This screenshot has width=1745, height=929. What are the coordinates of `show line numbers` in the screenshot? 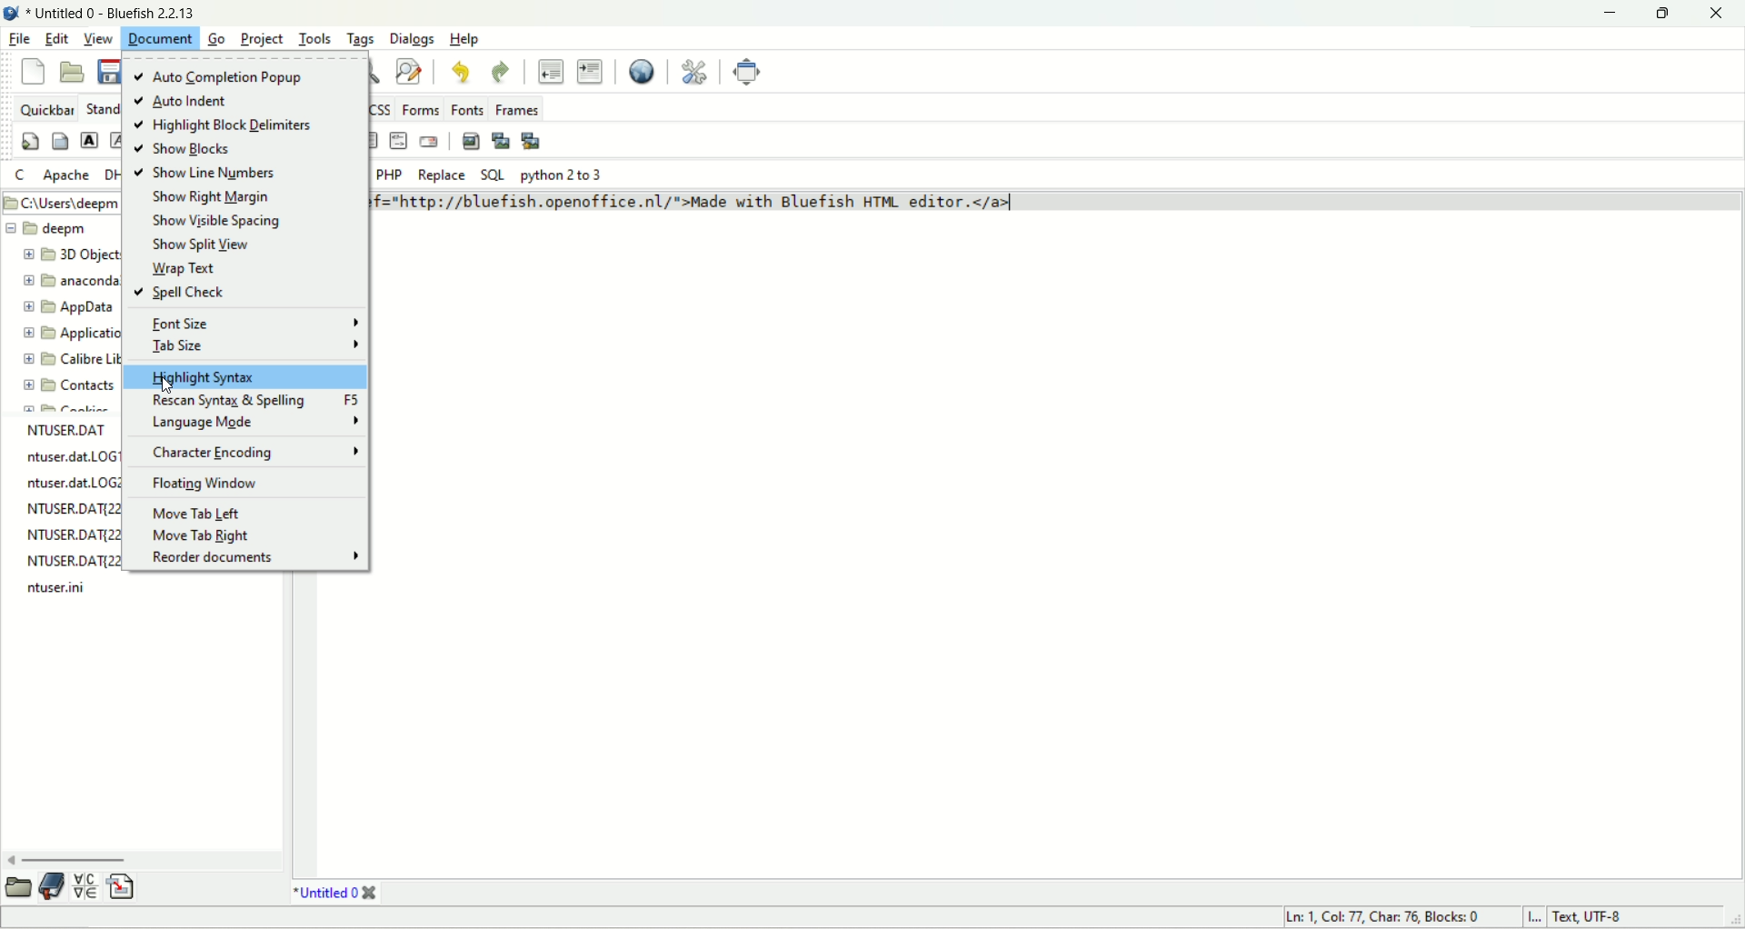 It's located at (213, 175).